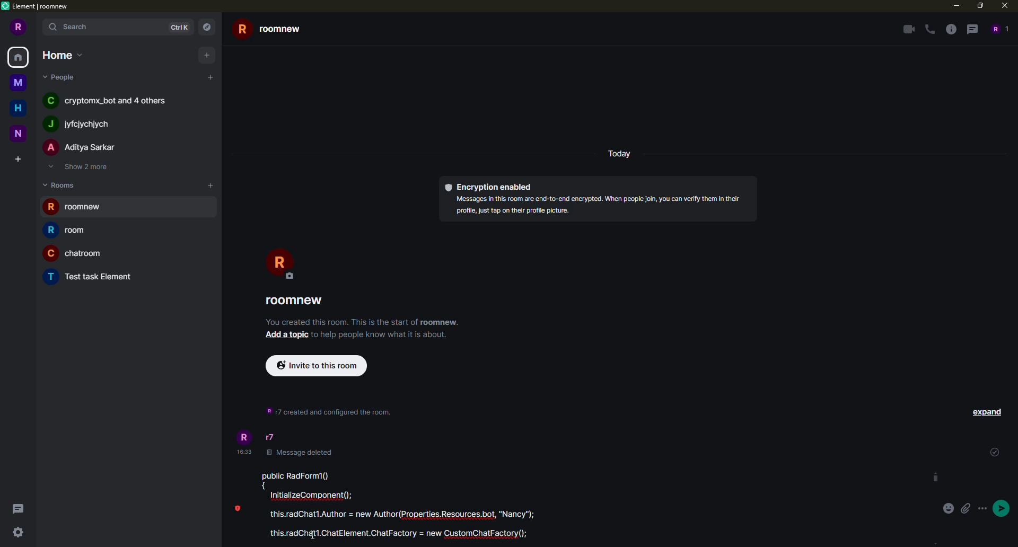 The height and width of the screenshot is (547, 1018). What do you see at coordinates (313, 365) in the screenshot?
I see `invite to this room` at bounding box center [313, 365].